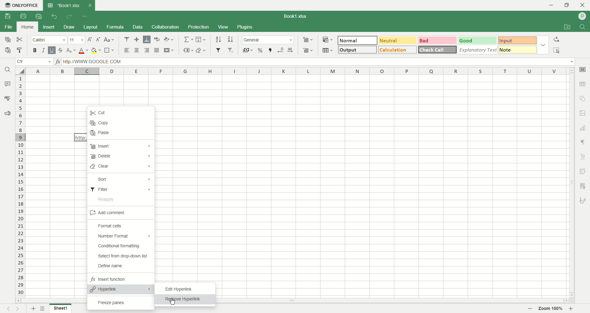 The image size is (590, 313). Describe the element at coordinates (36, 50) in the screenshot. I see `bold` at that location.